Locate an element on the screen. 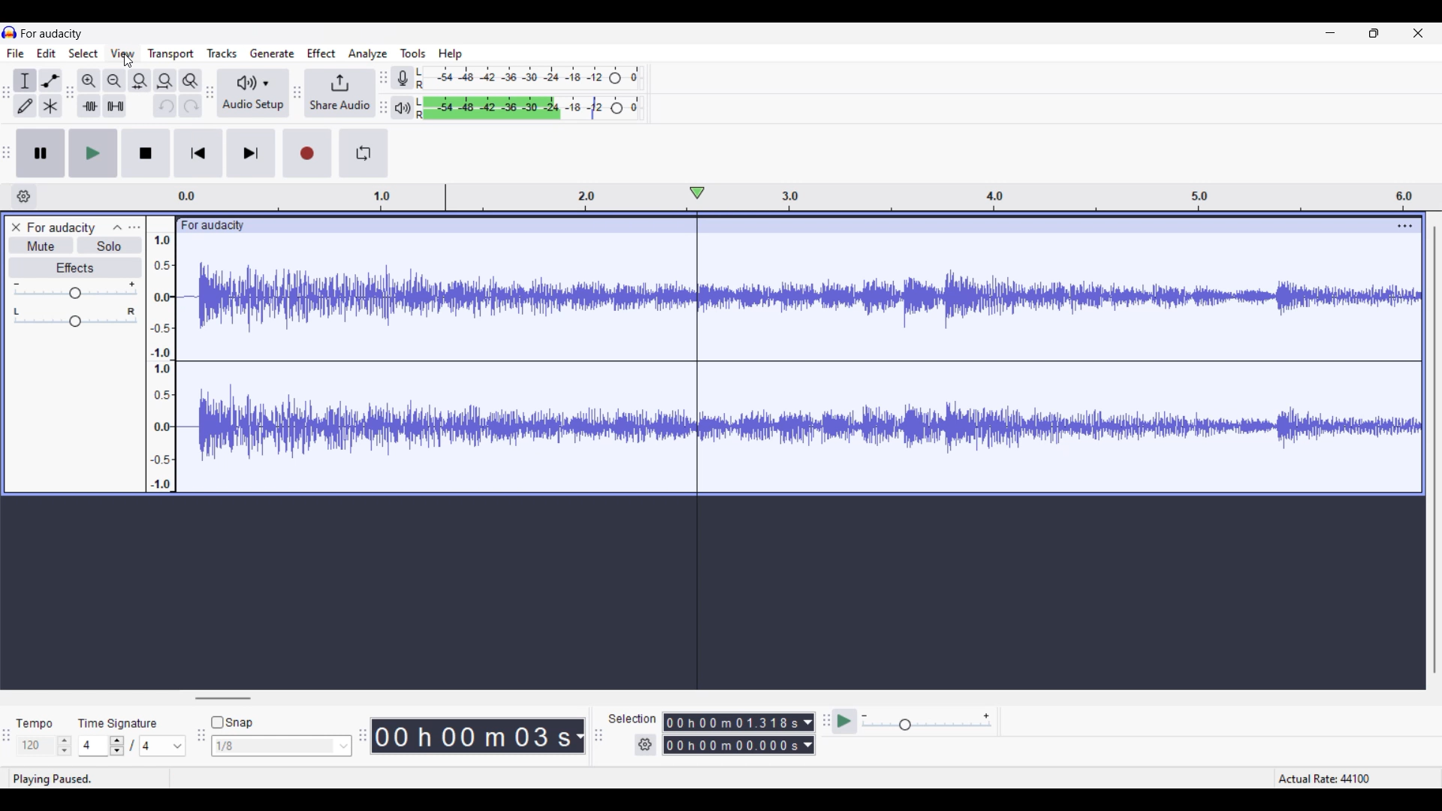 This screenshot has width=1442, height=811. Duration is located at coordinates (472, 735).